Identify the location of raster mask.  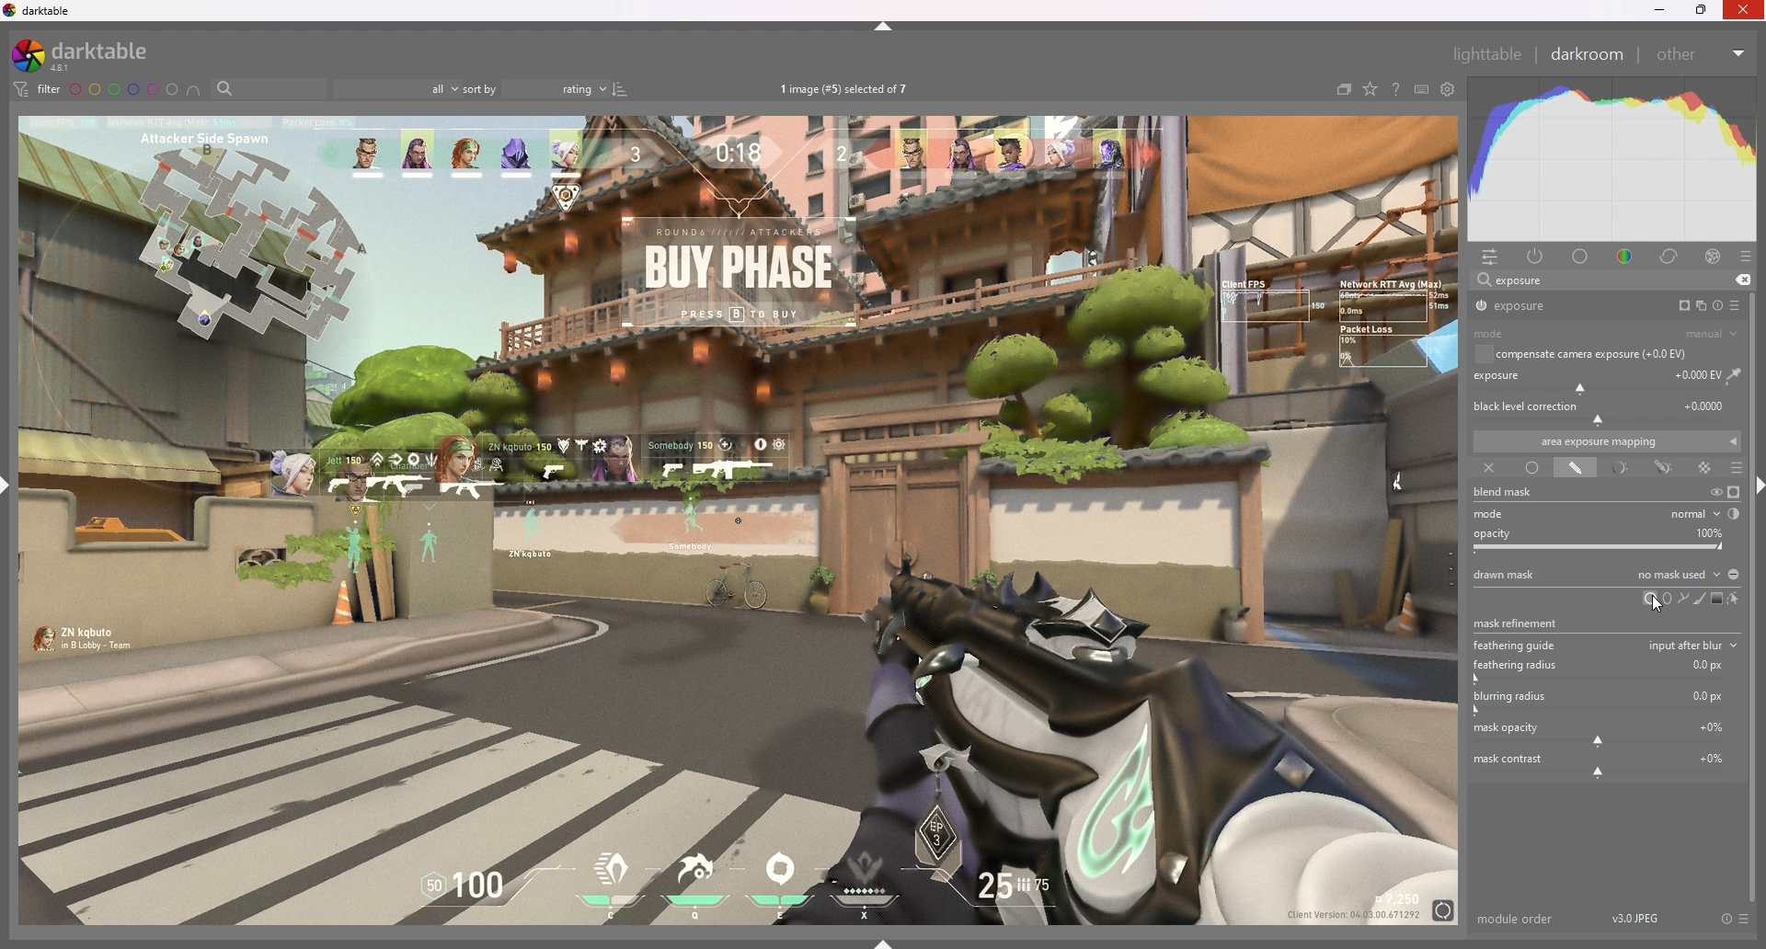
(1705, 467).